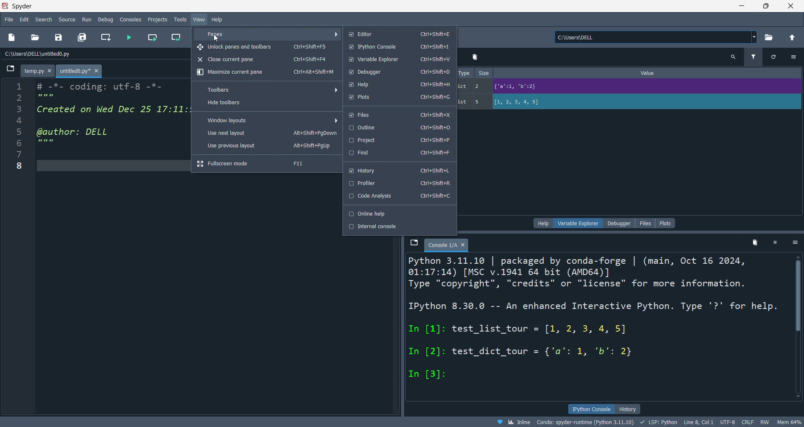  I want to click on tab, so click(447, 245).